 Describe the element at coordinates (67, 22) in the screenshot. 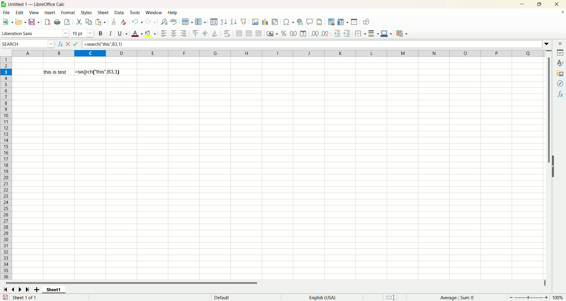

I see `print preview` at that location.